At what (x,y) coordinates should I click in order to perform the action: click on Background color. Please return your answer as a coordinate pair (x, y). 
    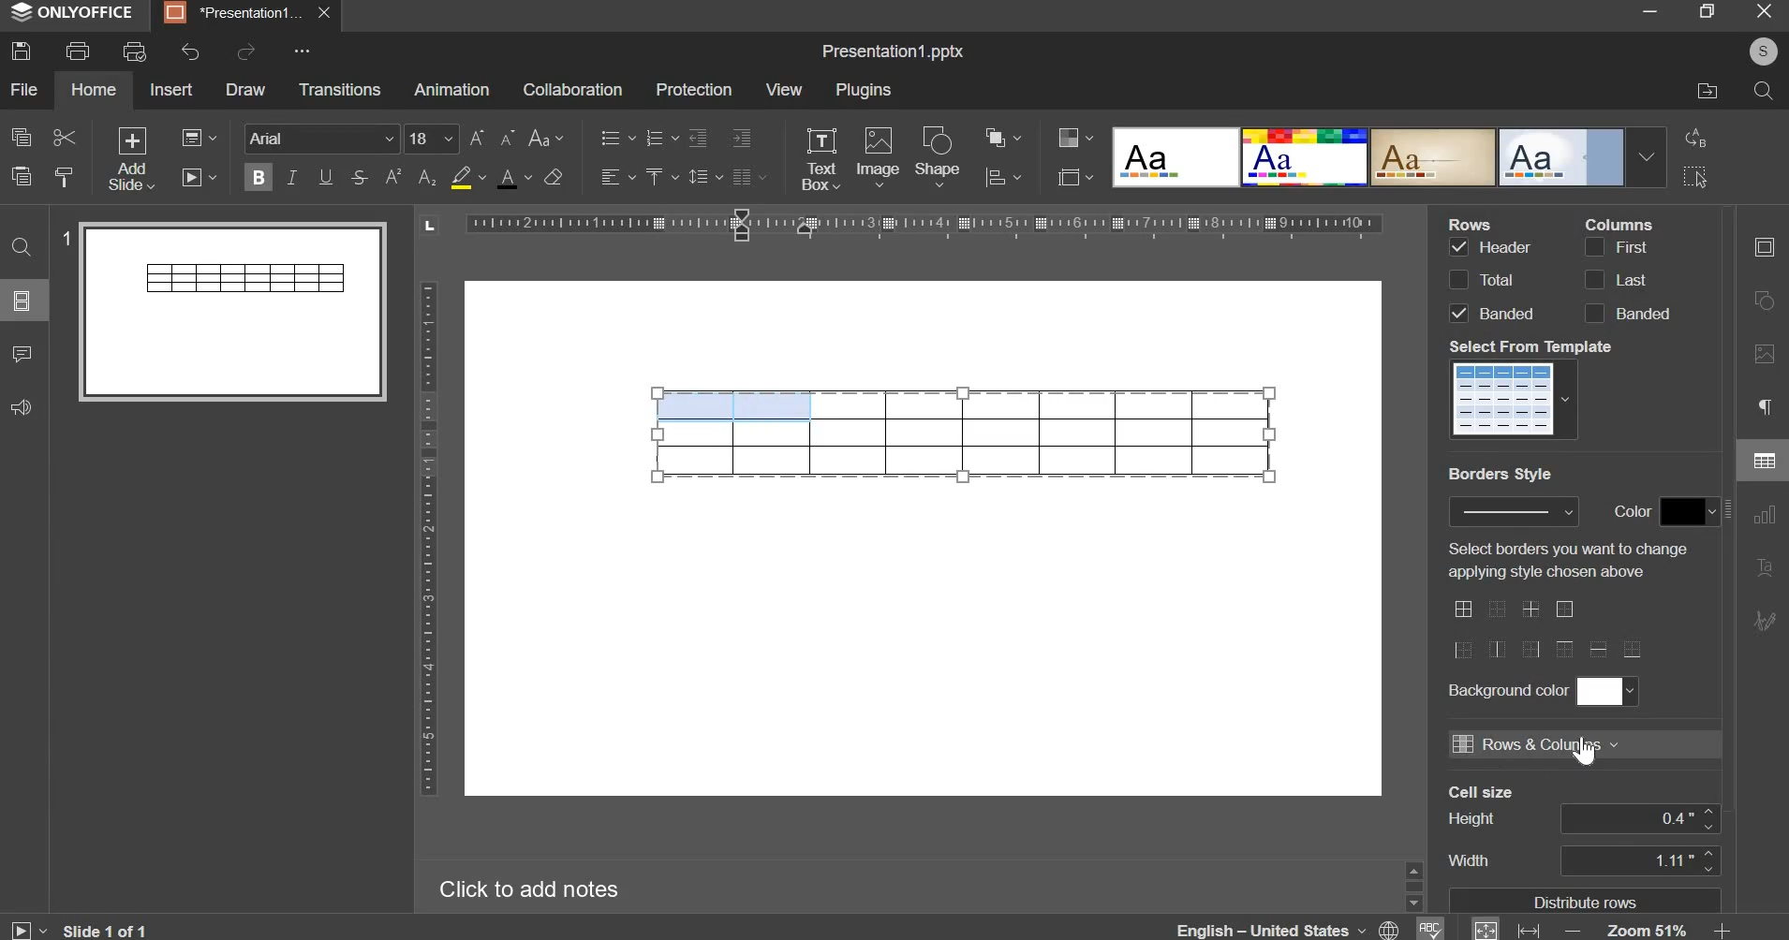
    Looking at the image, I should click on (1506, 690).